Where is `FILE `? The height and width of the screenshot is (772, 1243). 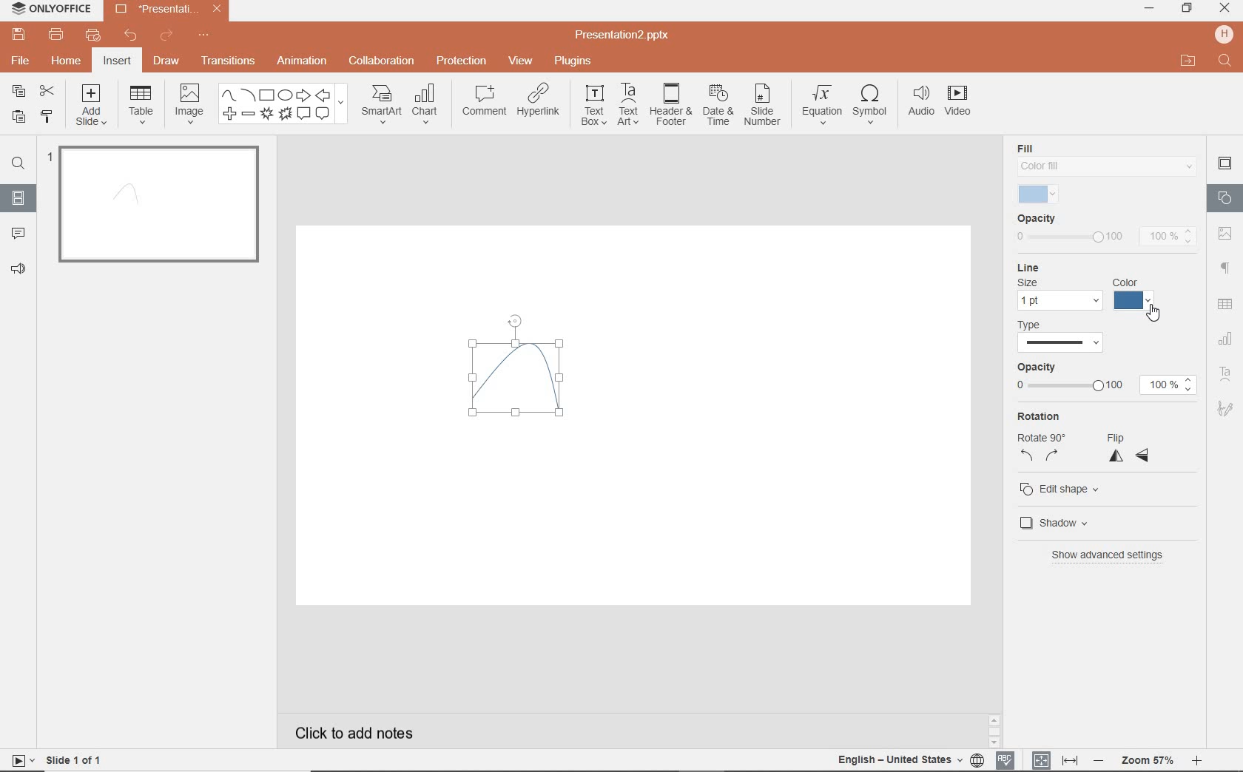
FILE  is located at coordinates (22, 62).